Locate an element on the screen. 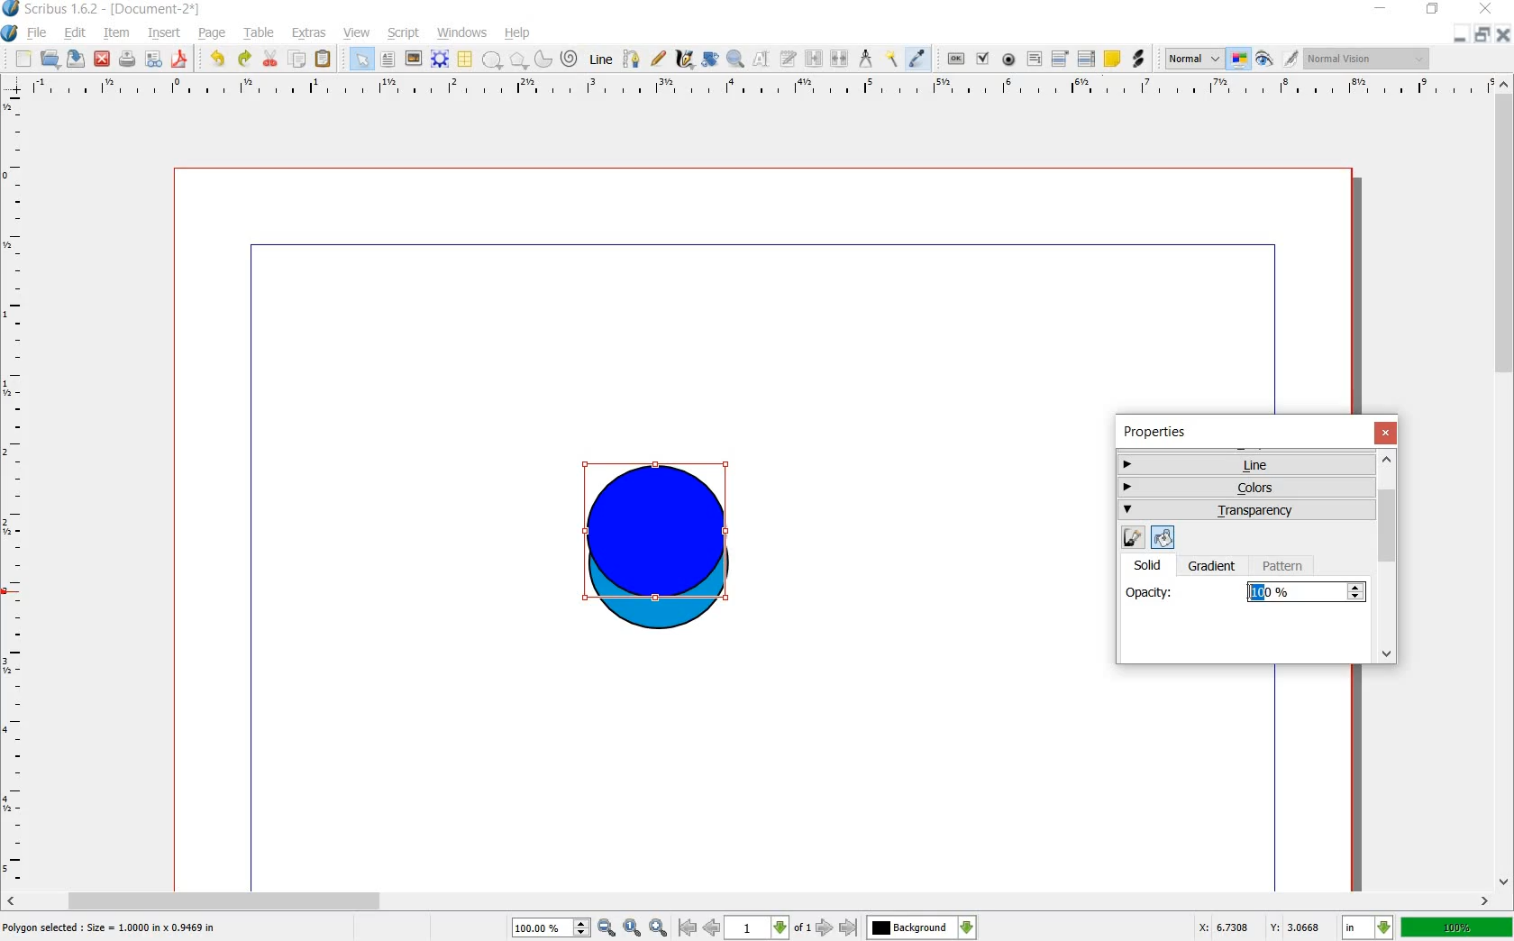 The image size is (1514, 941). text frame is located at coordinates (388, 59).